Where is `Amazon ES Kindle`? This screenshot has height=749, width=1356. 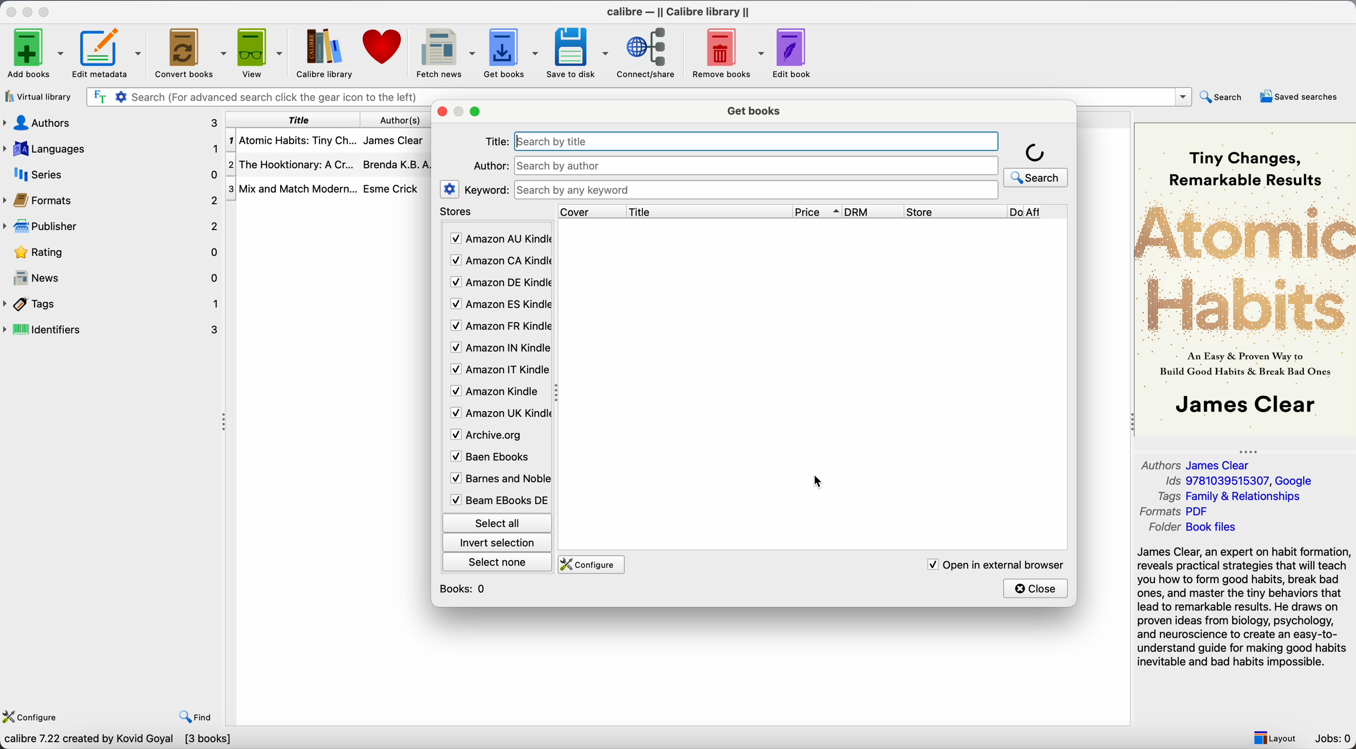
Amazon ES Kindle is located at coordinates (499, 306).